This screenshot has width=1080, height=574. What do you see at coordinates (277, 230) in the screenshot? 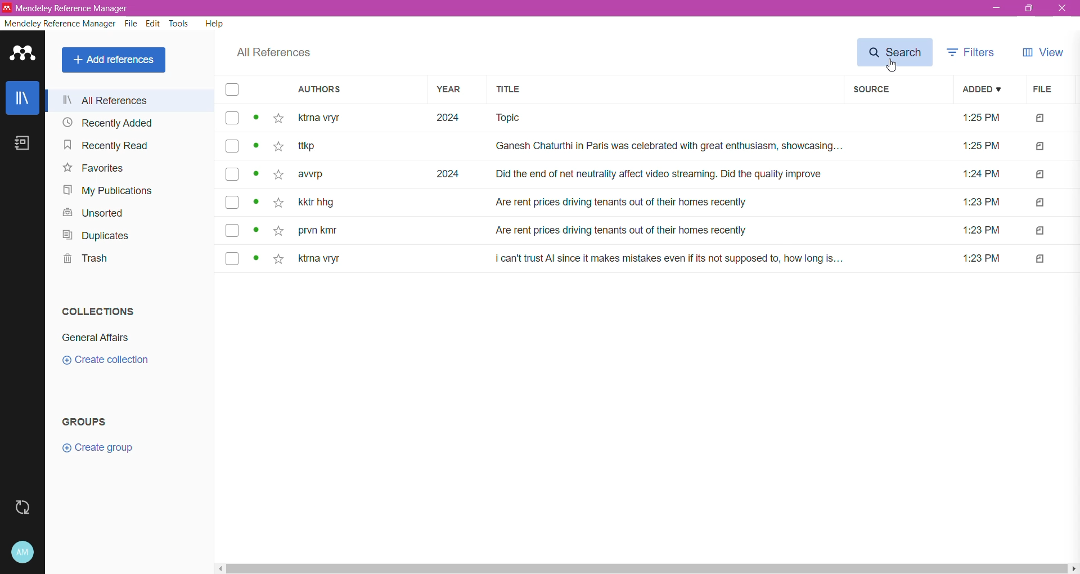
I see `click here to add to favourites` at bounding box center [277, 230].